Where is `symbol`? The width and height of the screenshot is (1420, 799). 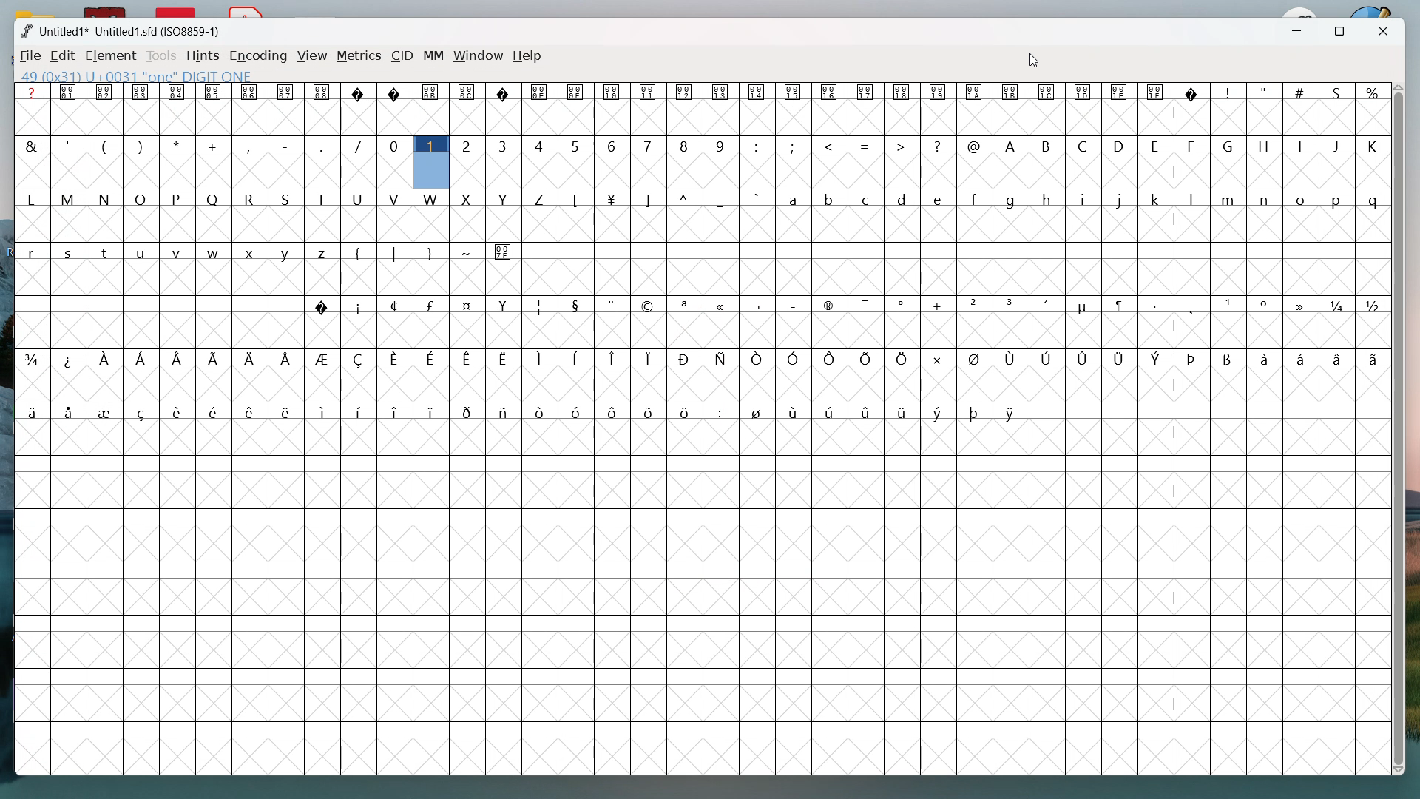
symbol is located at coordinates (759, 303).